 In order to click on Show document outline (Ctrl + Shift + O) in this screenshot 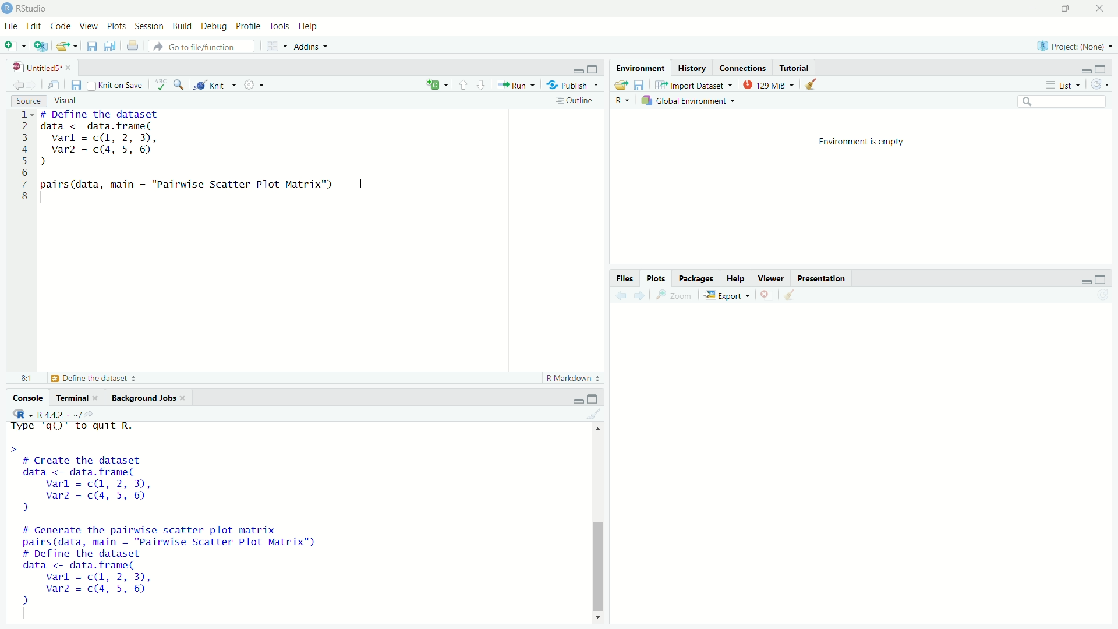, I will do `click(576, 100)`.